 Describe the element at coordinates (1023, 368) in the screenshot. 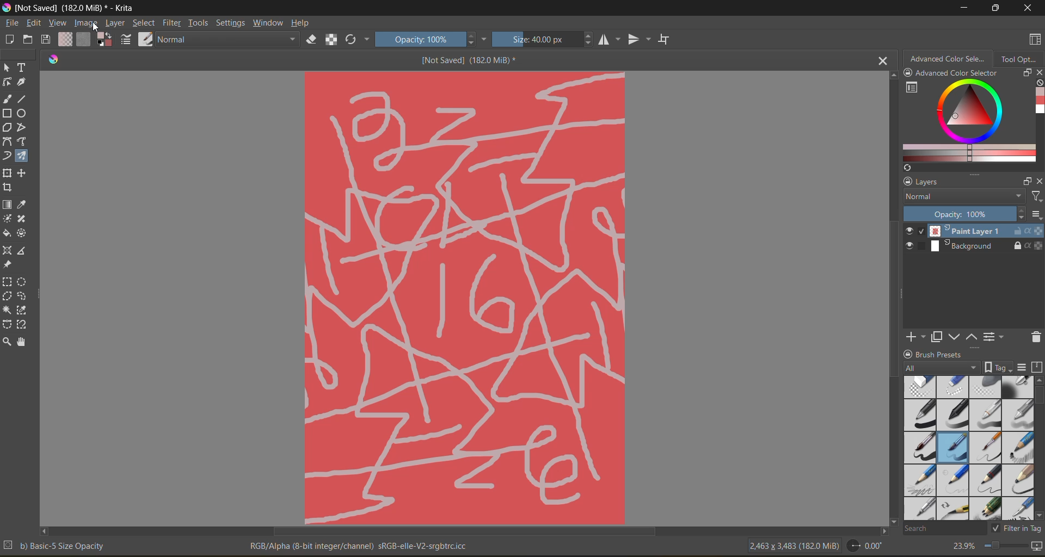

I see `display settings` at that location.